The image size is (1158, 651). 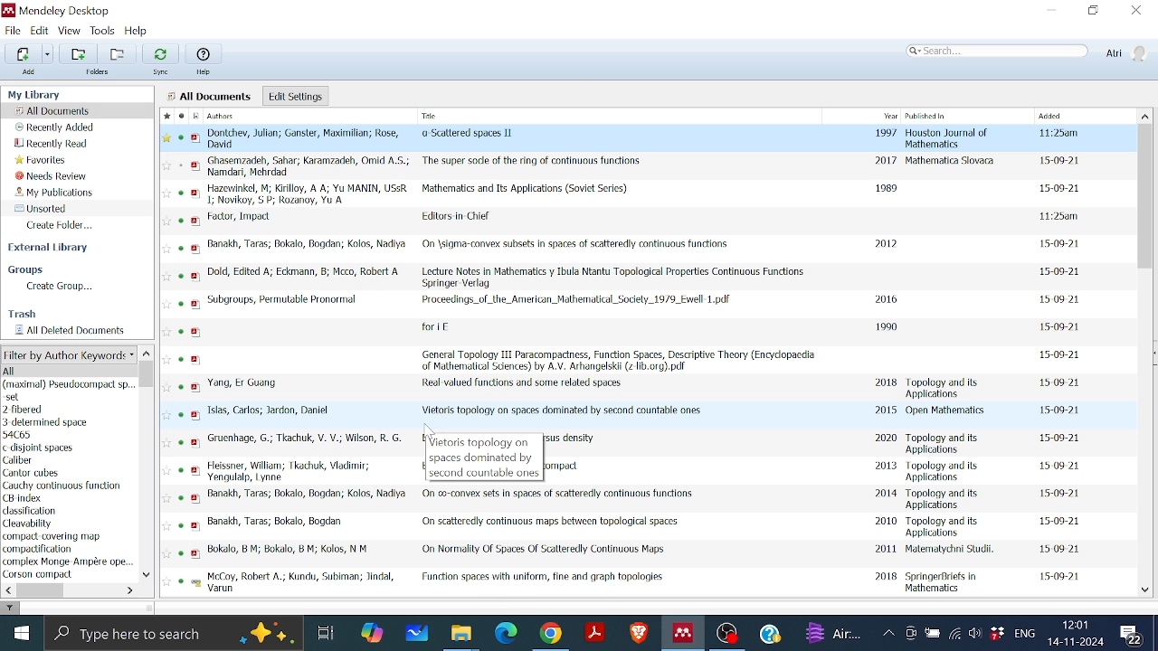 I want to click on Author, so click(x=308, y=168).